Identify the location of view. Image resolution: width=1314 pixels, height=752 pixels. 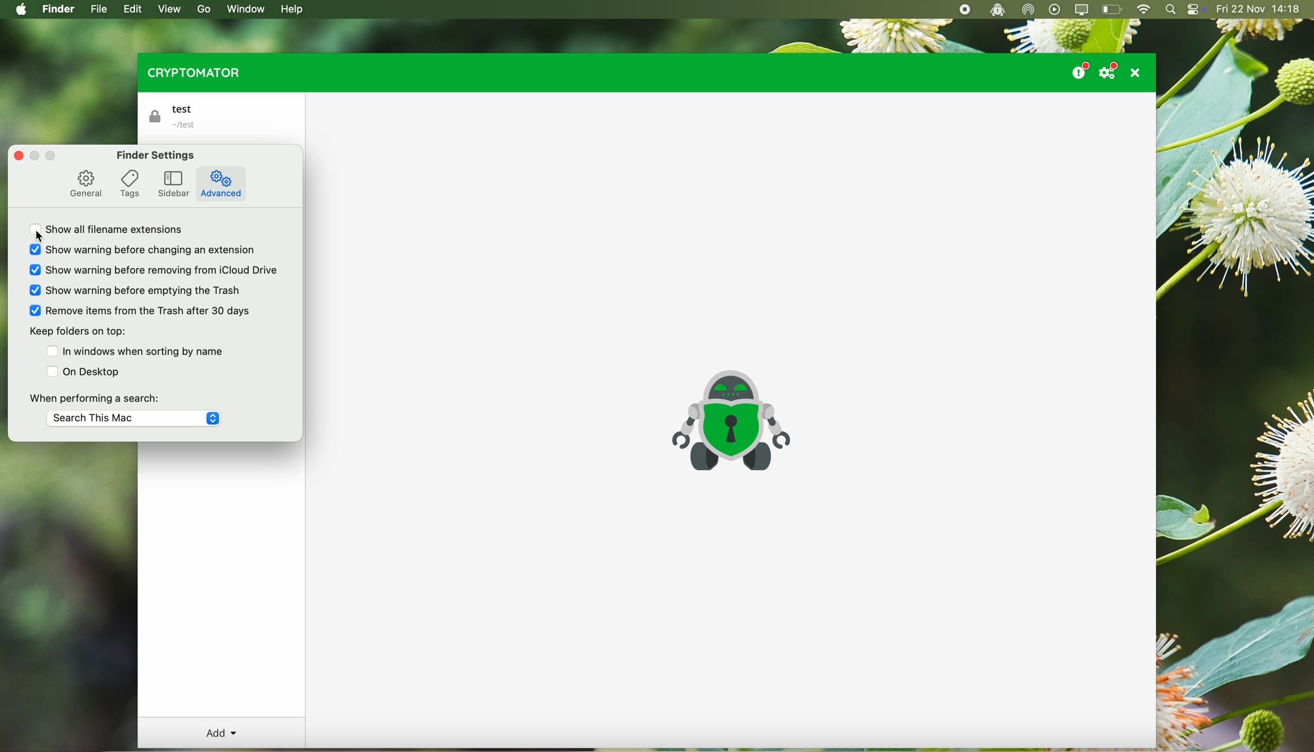
(169, 9).